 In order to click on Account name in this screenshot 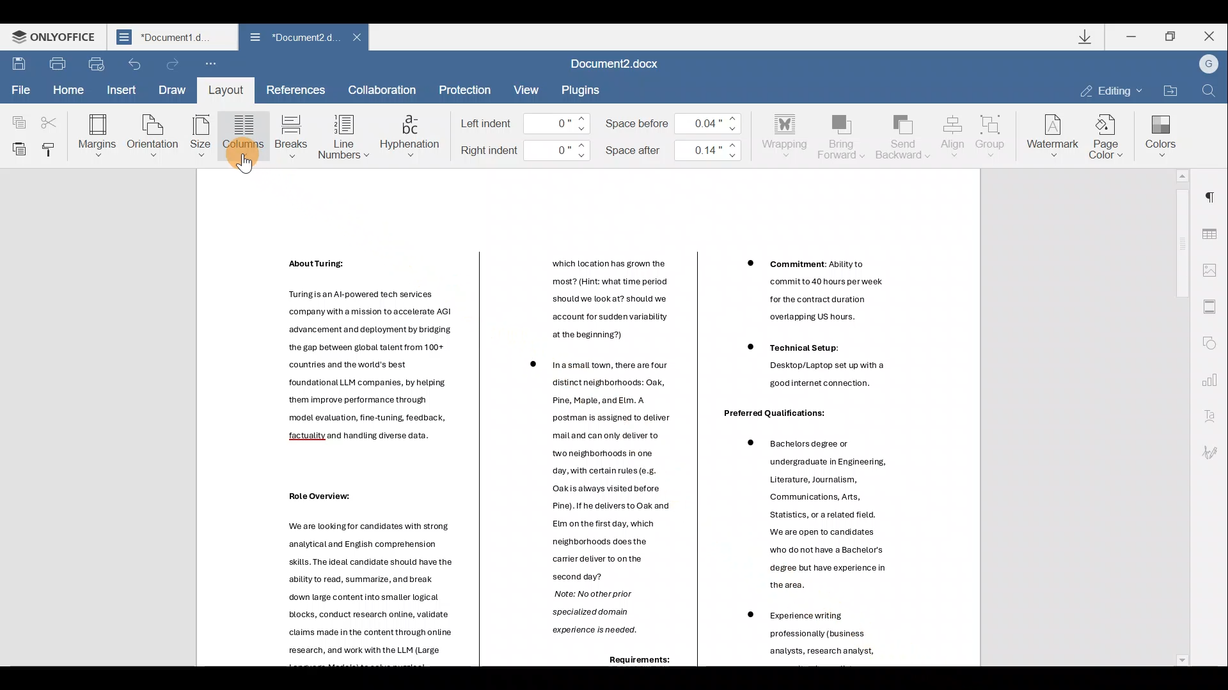, I will do `click(1208, 65)`.